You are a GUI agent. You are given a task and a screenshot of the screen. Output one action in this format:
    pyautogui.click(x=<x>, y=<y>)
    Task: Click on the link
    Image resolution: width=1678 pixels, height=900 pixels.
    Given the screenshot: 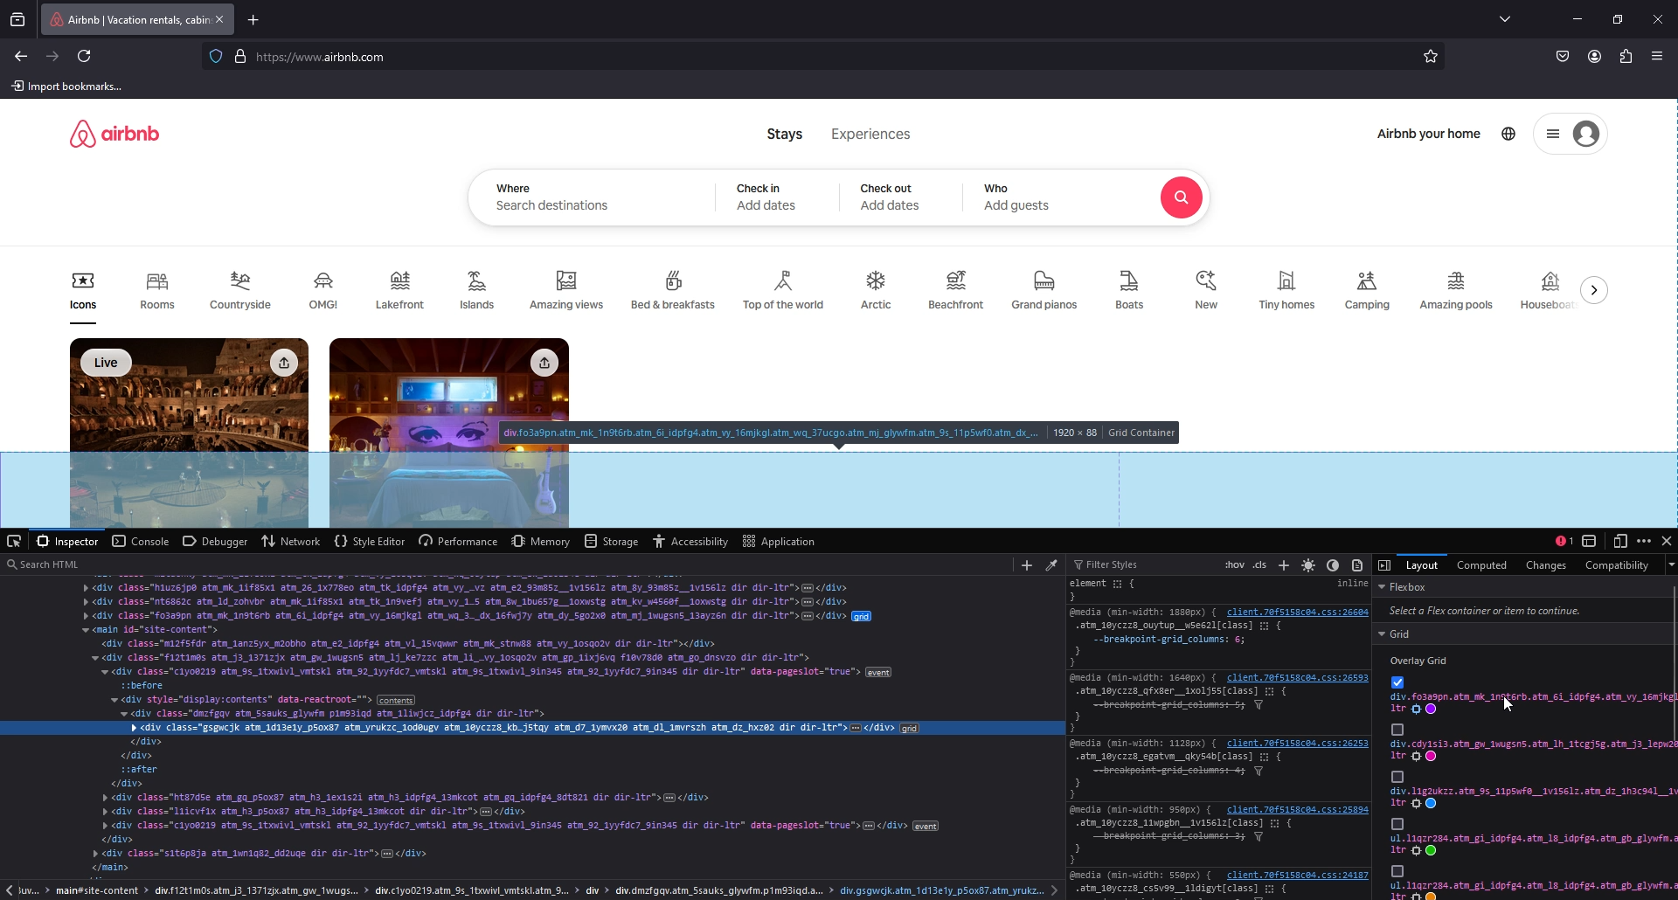 What is the action you would take?
    pyautogui.click(x=1300, y=677)
    